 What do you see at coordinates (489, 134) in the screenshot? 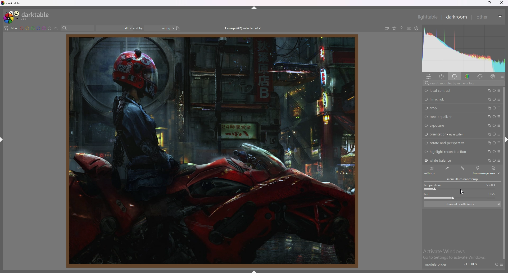
I see `multiple instances action` at bounding box center [489, 134].